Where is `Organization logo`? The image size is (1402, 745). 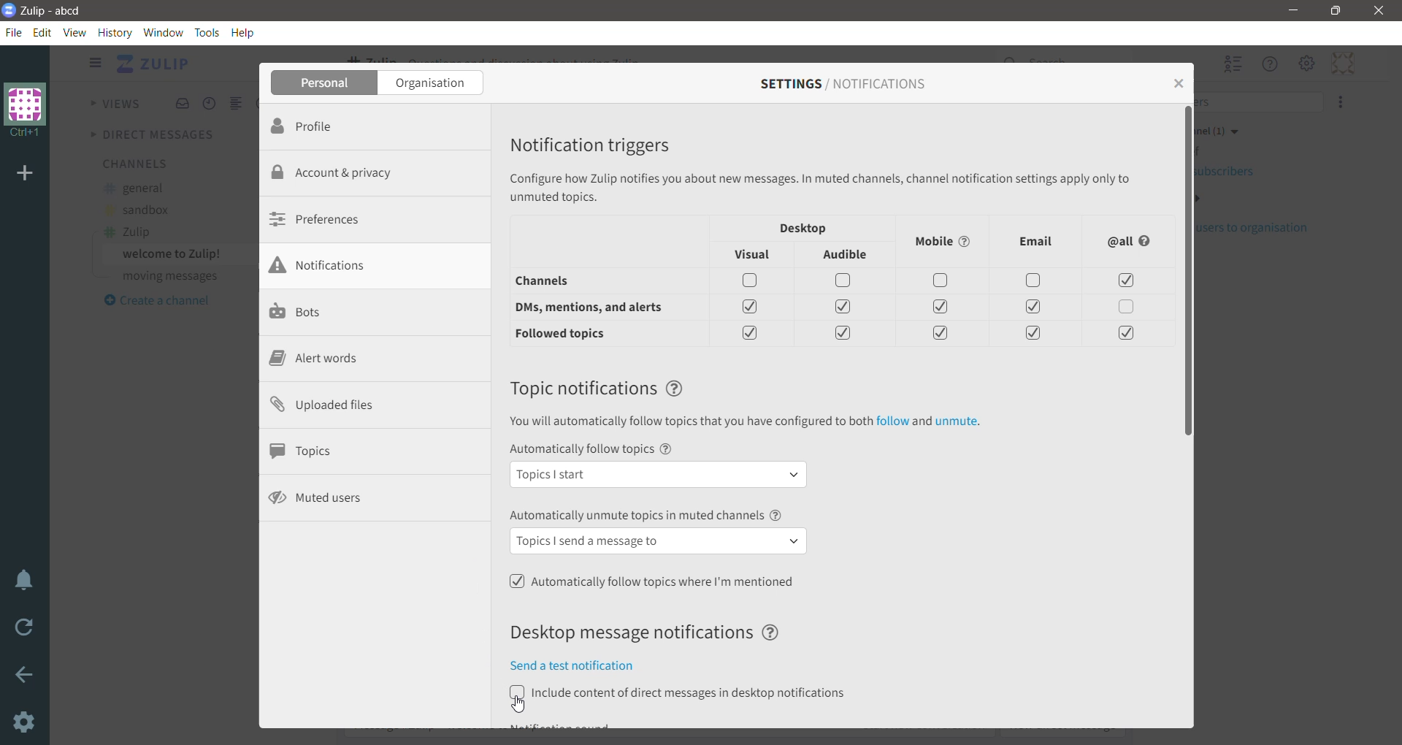 Organization logo is located at coordinates (26, 110).